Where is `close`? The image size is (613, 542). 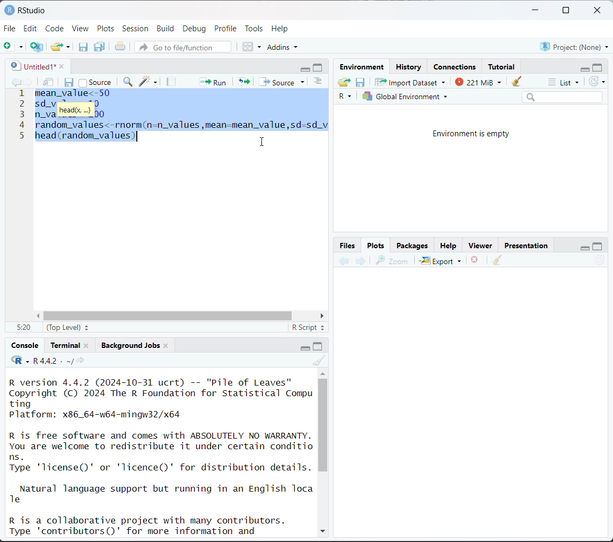 close is located at coordinates (86, 345).